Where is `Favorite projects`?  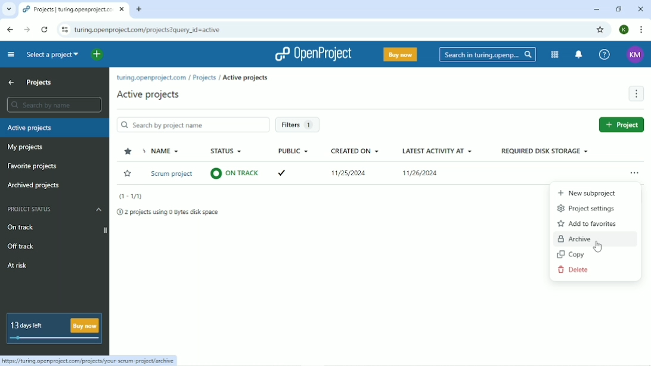 Favorite projects is located at coordinates (32, 166).